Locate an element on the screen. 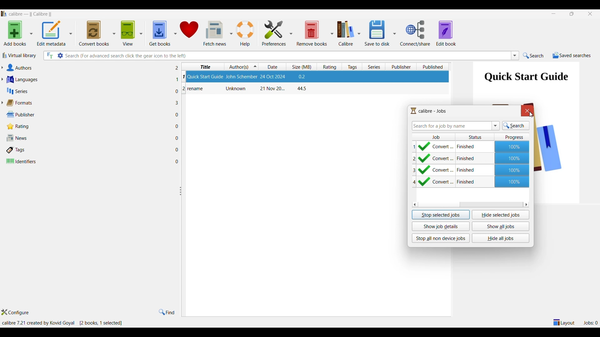  File in each adjacent attribute is located at coordinates (176, 115).